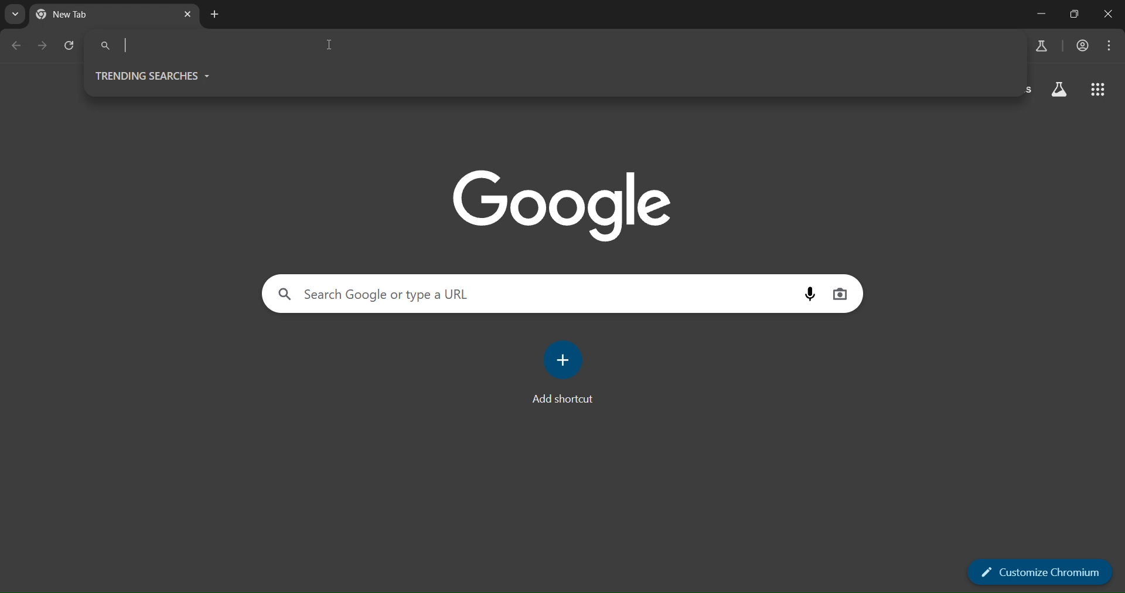  What do you see at coordinates (333, 42) in the screenshot?
I see `cursor` at bounding box center [333, 42].